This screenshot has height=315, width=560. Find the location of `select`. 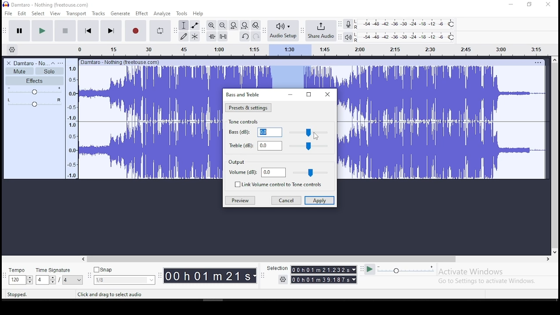

select is located at coordinates (39, 13).